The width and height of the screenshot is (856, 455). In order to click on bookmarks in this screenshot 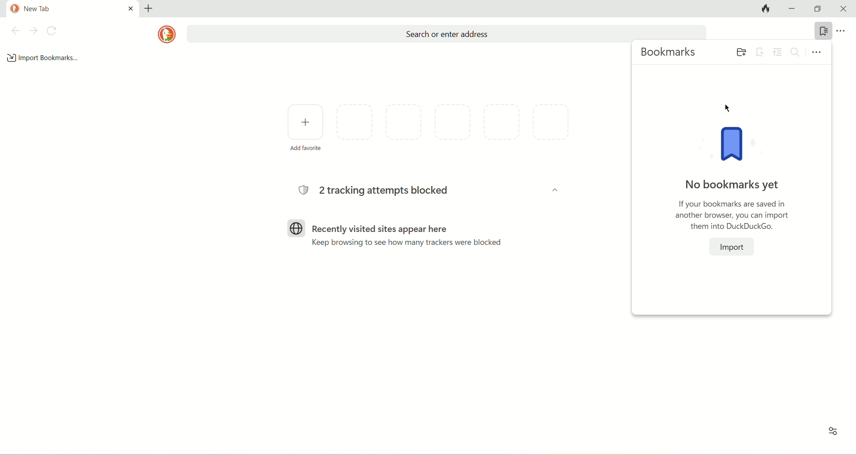, I will do `click(823, 31)`.